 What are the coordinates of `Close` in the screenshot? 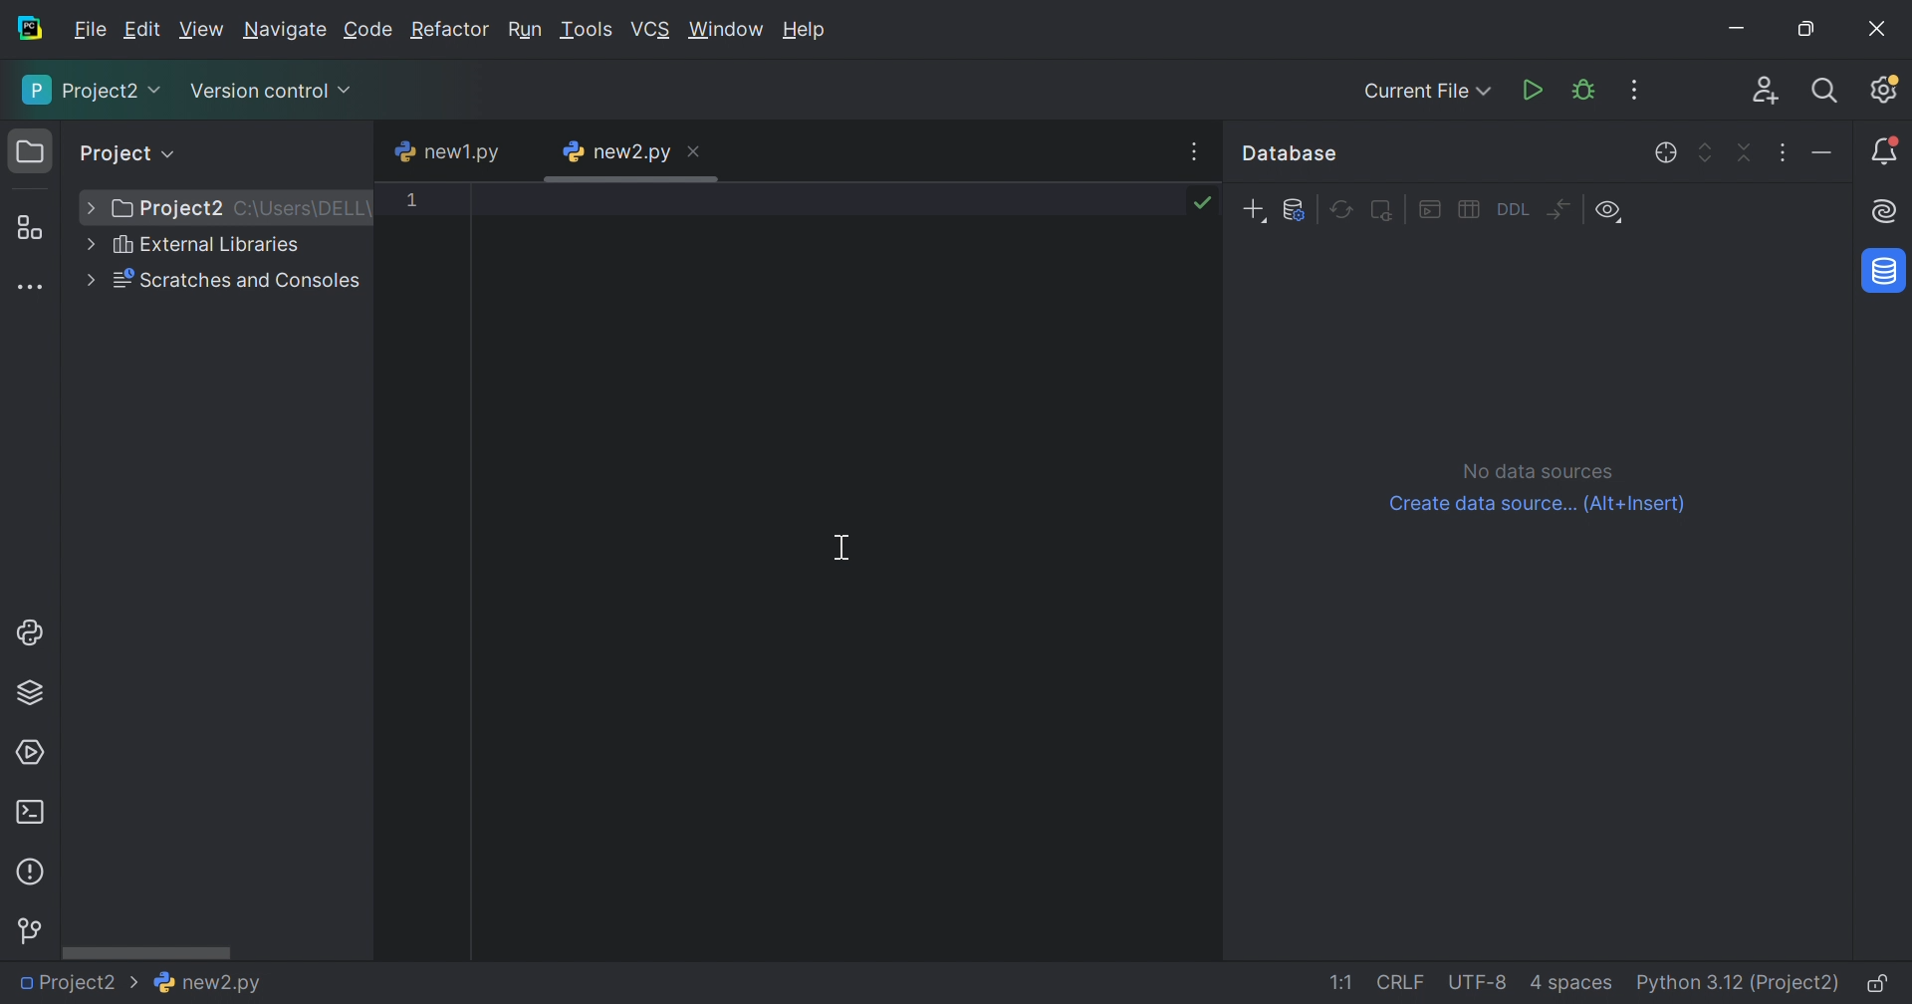 It's located at (1876, 27).